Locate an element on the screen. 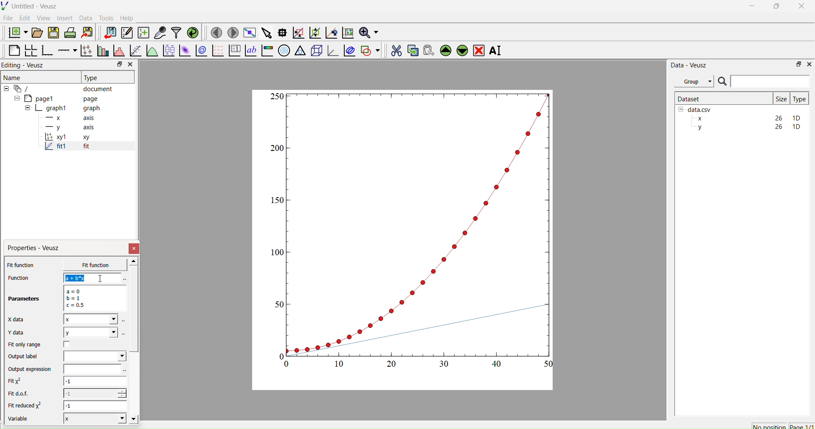 This screenshot has height=429, width=815. Plot a 2d dataset as contours is located at coordinates (201, 51).